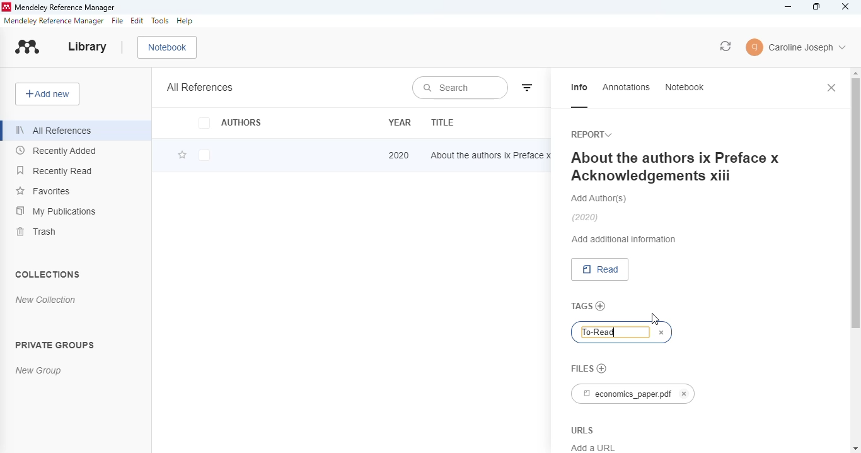 This screenshot has height=453, width=861. I want to click on cancel, so click(661, 332).